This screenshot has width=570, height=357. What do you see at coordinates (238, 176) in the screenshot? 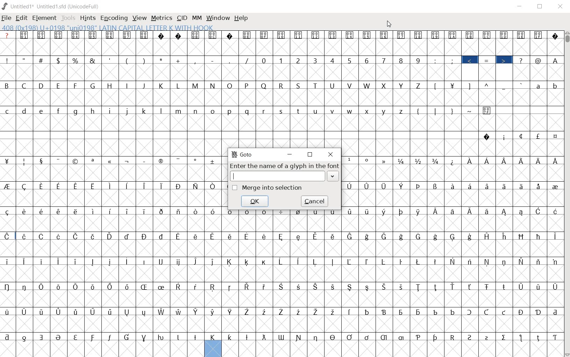
I see `text cursor` at bounding box center [238, 176].